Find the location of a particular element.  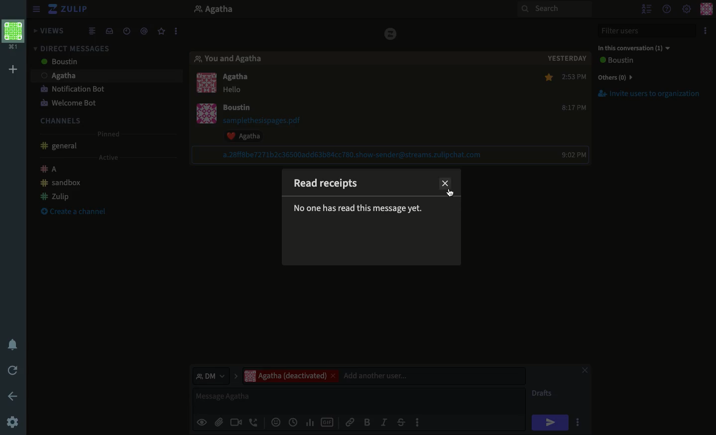

Sandbox is located at coordinates (62, 183).